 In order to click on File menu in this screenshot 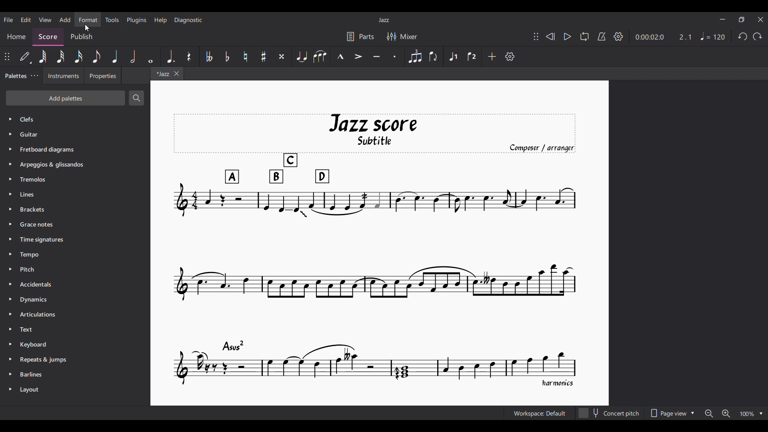, I will do `click(8, 20)`.